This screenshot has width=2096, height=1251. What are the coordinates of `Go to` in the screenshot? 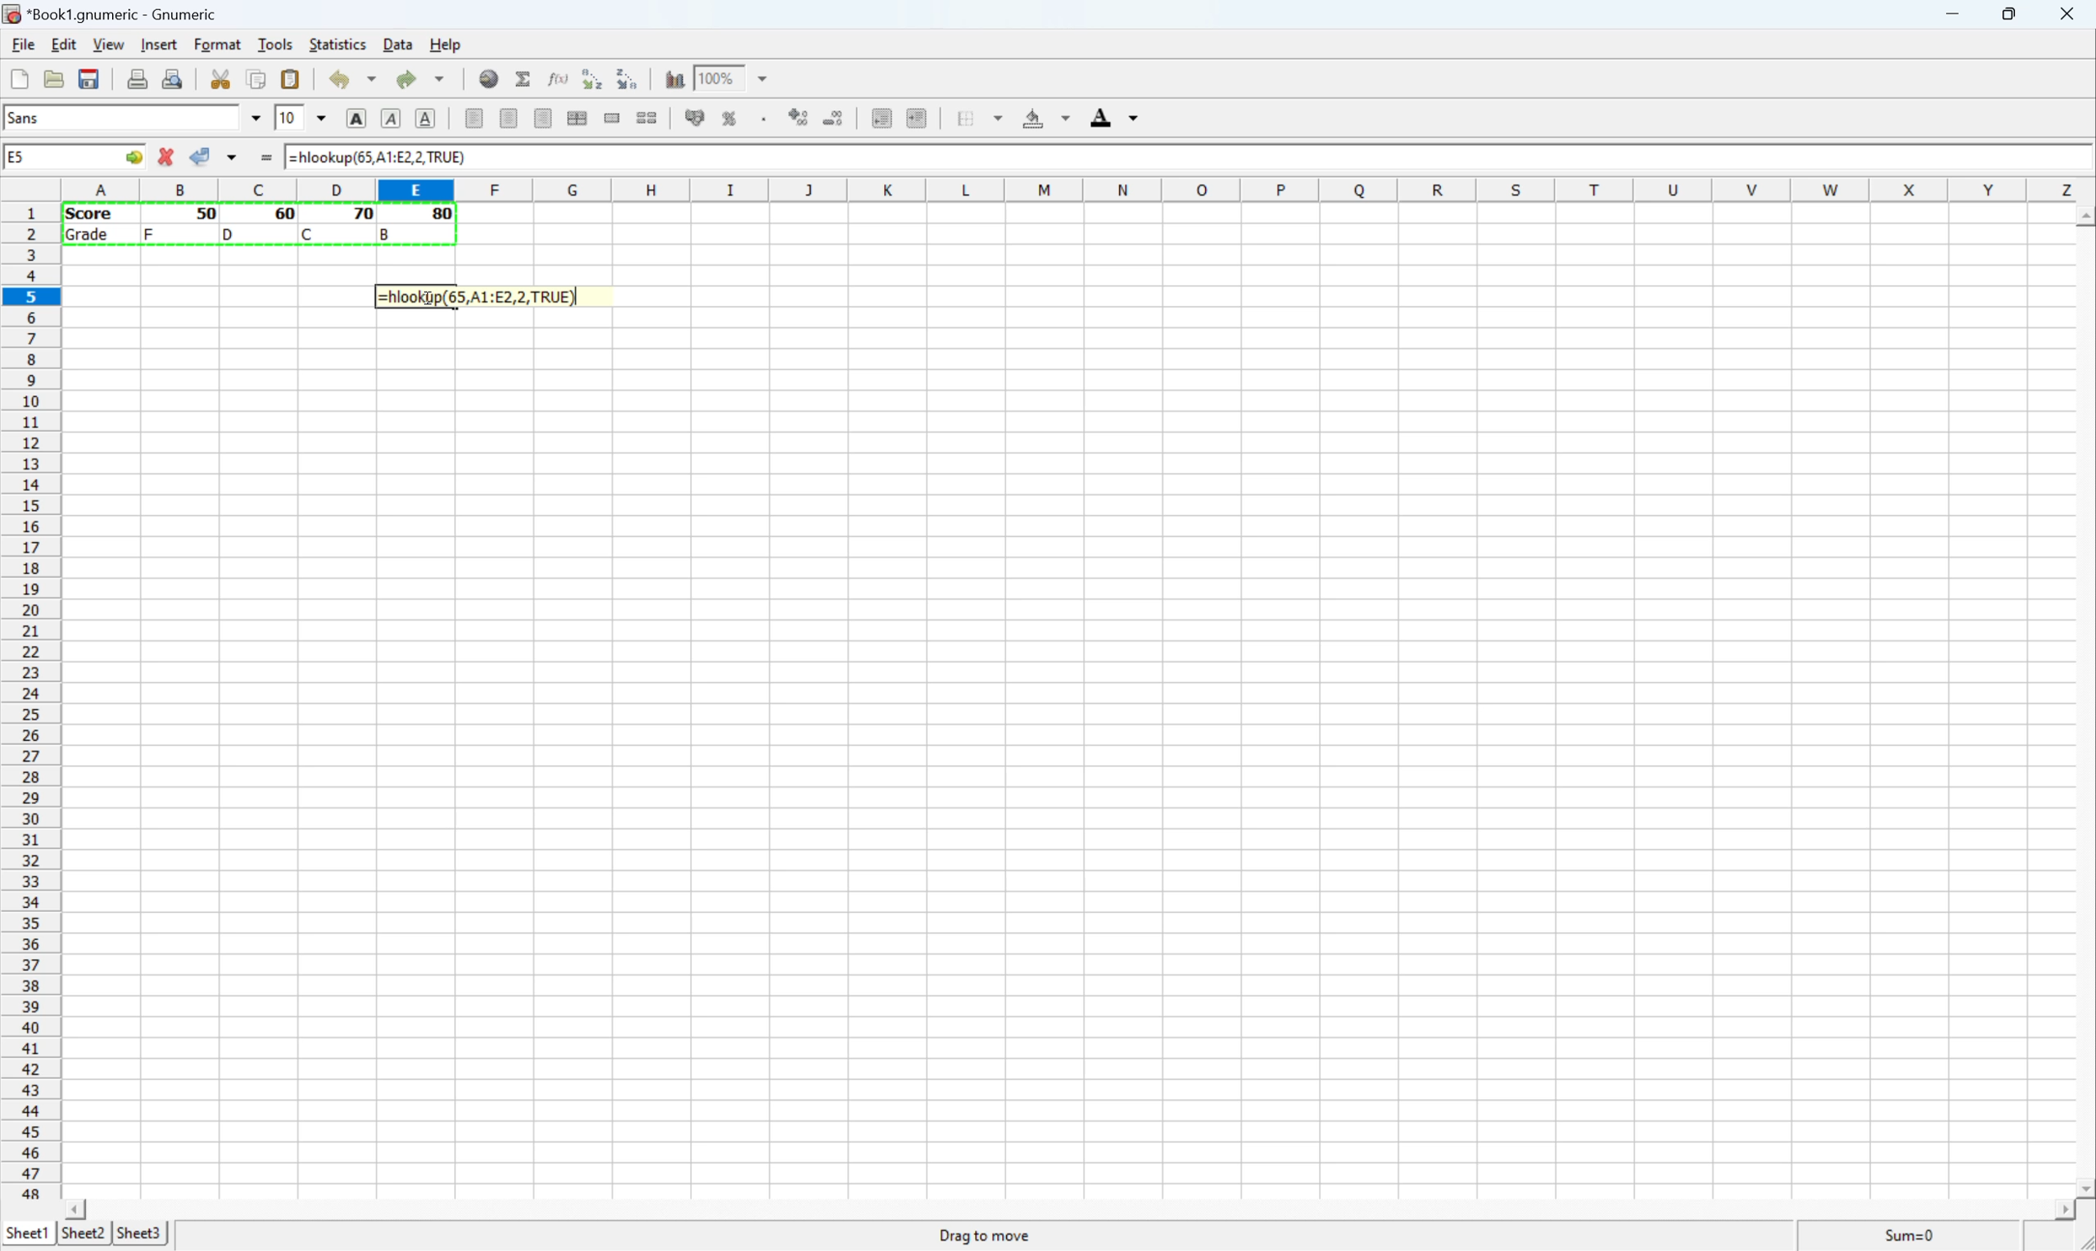 It's located at (131, 157).